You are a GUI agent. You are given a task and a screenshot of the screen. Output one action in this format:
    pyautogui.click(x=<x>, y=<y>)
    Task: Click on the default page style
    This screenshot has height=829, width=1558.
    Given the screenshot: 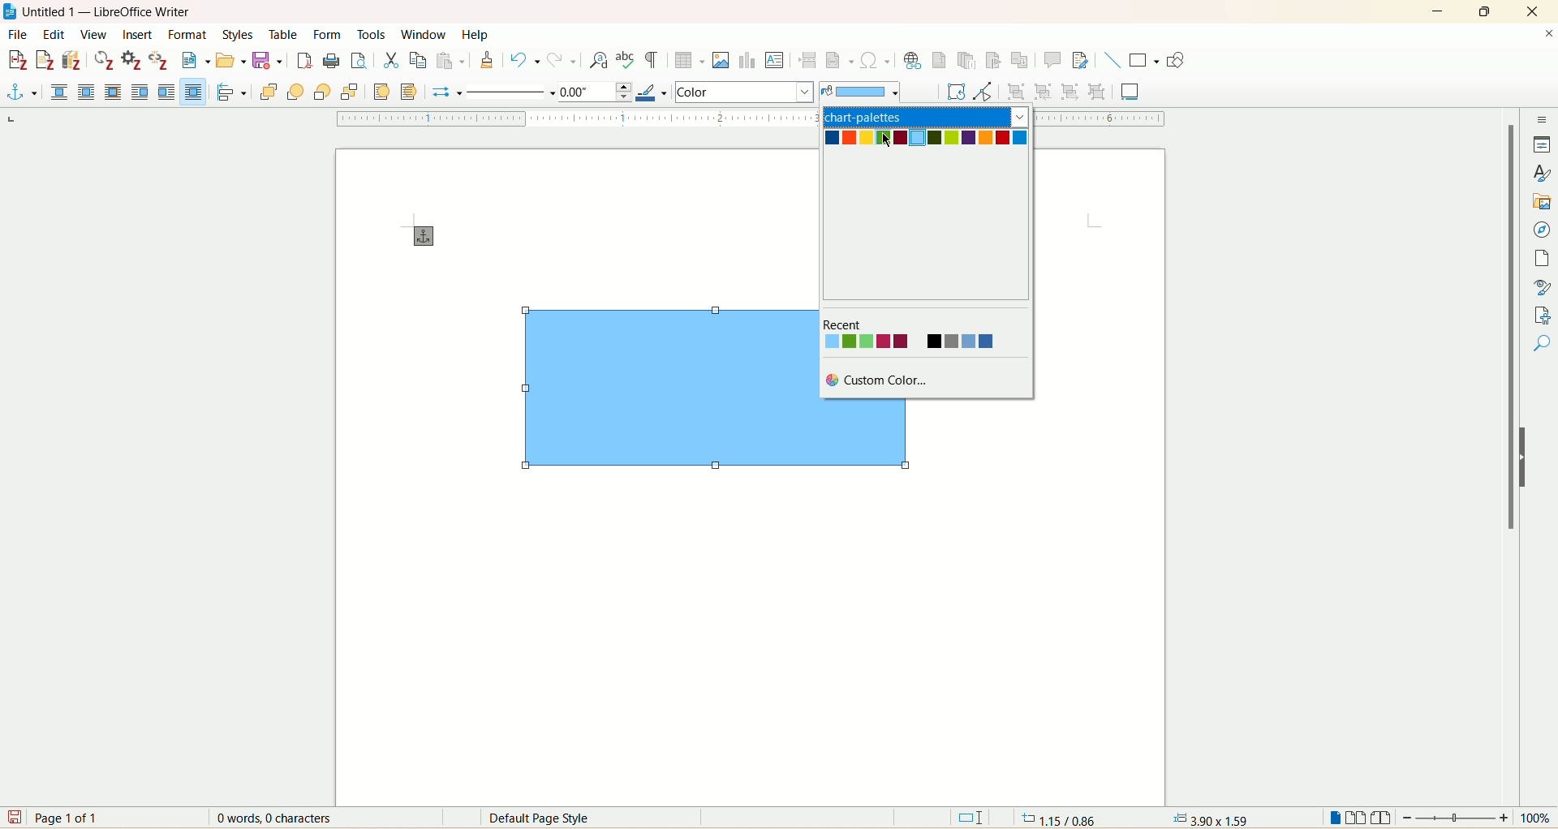 What is the action you would take?
    pyautogui.click(x=553, y=818)
    